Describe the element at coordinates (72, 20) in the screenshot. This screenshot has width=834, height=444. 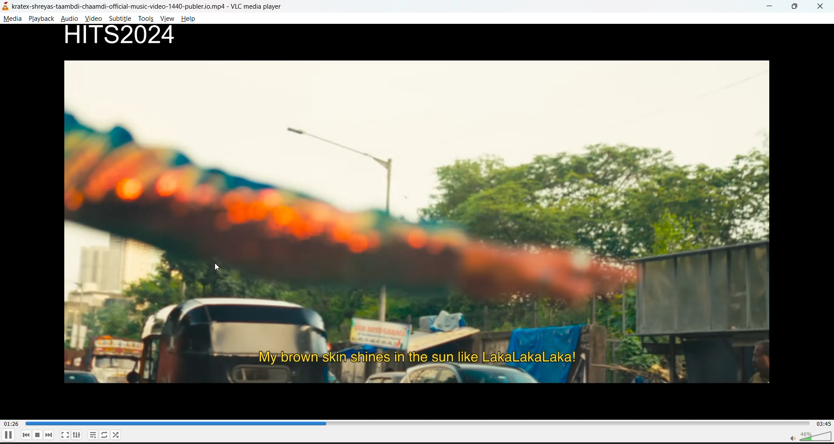
I see `audio` at that location.